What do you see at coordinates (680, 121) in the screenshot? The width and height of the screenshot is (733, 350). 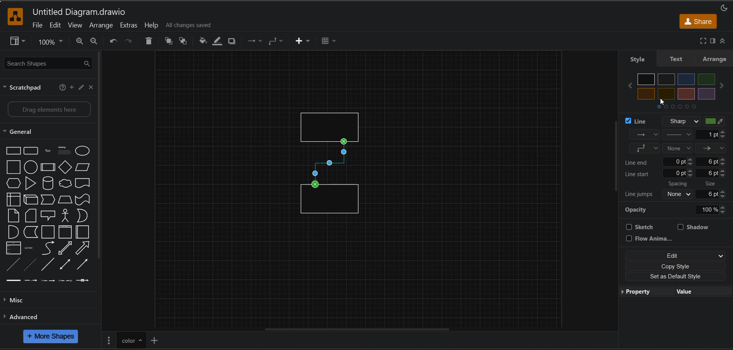 I see `Sharp` at bounding box center [680, 121].